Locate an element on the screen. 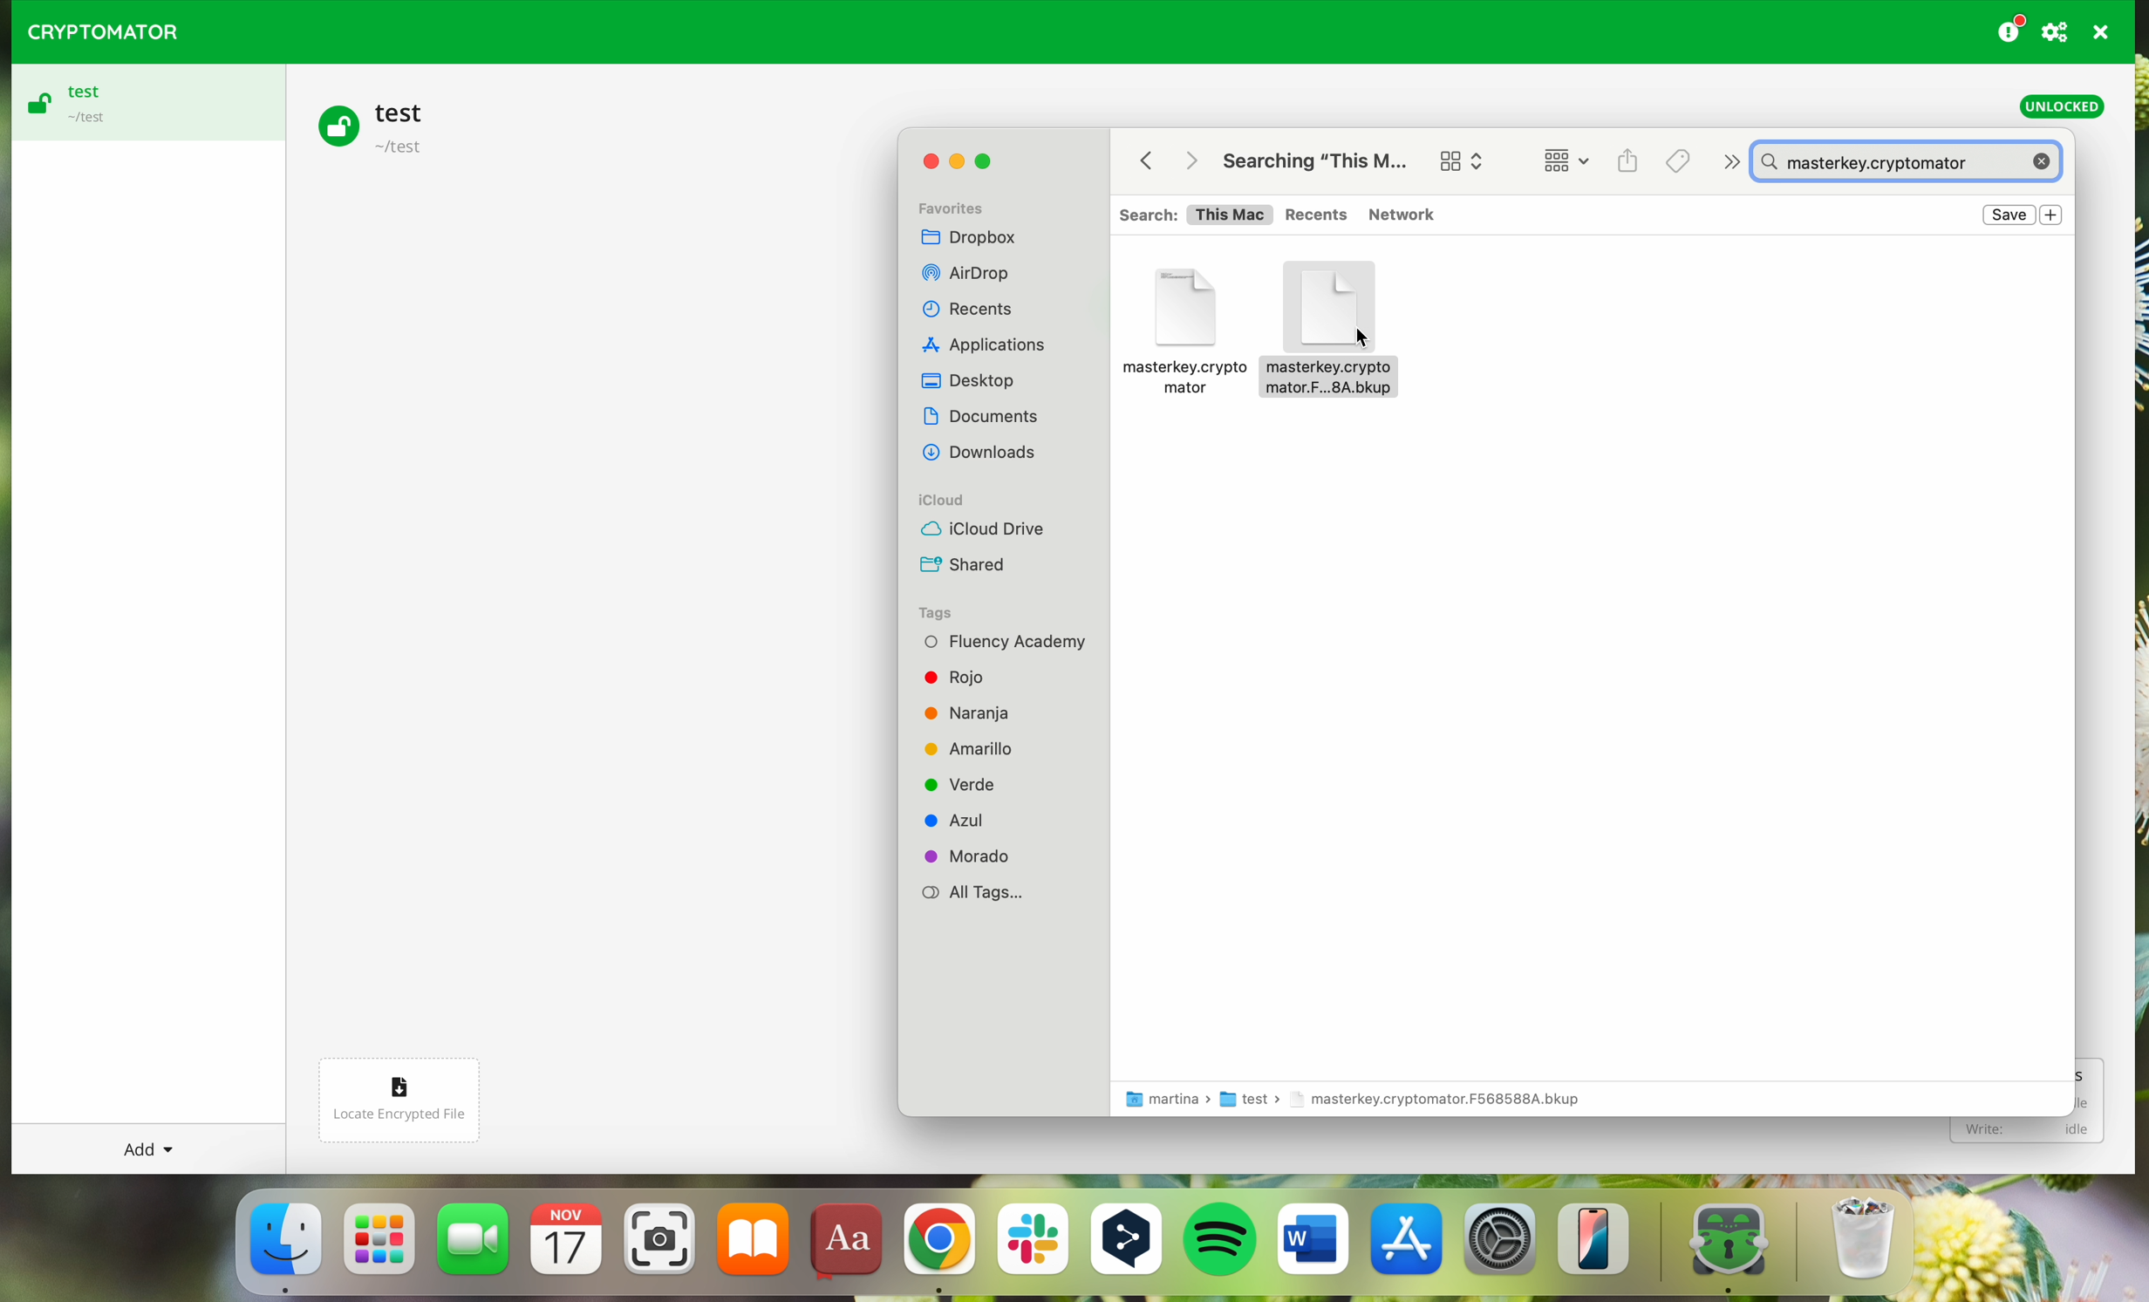  Slack is located at coordinates (1032, 1246).